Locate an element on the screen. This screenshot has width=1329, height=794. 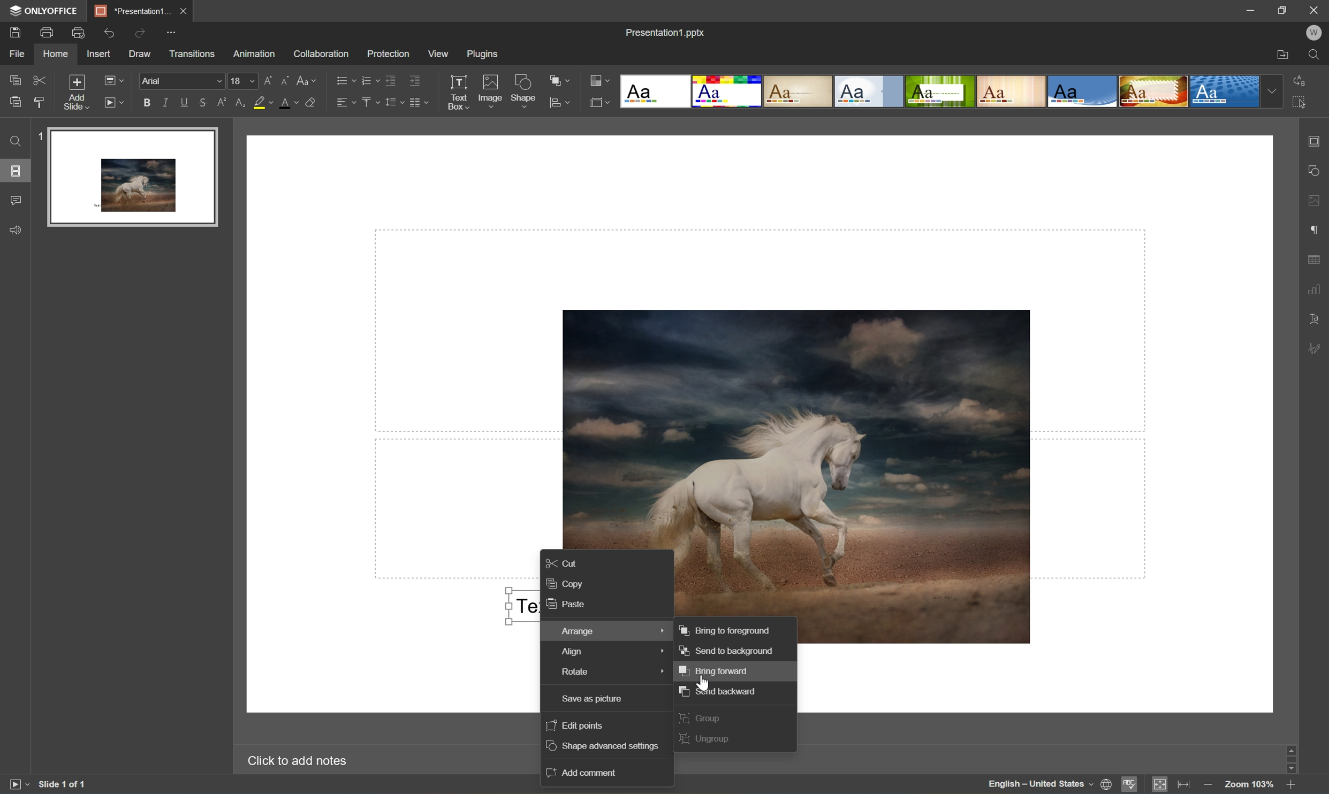
Underline is located at coordinates (184, 103).